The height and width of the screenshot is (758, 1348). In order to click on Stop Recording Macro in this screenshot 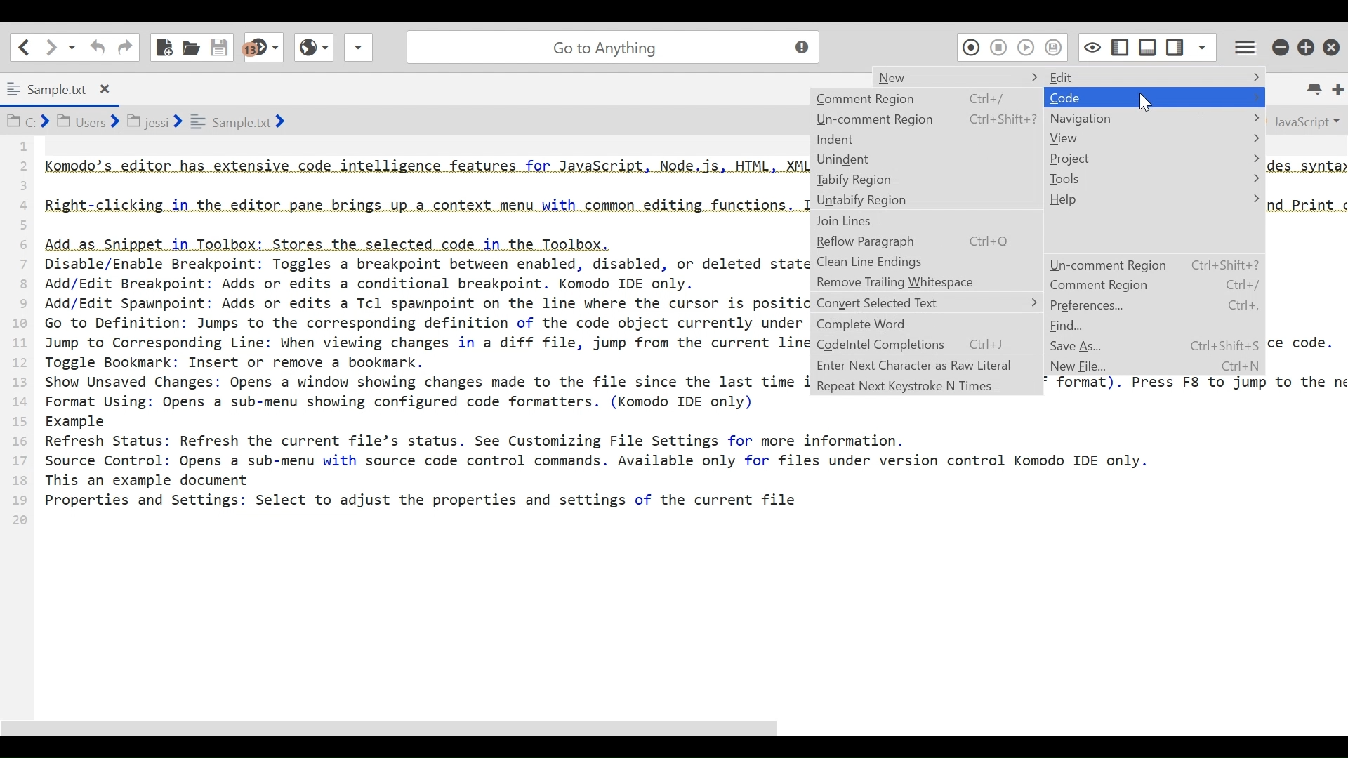, I will do `click(999, 47)`.